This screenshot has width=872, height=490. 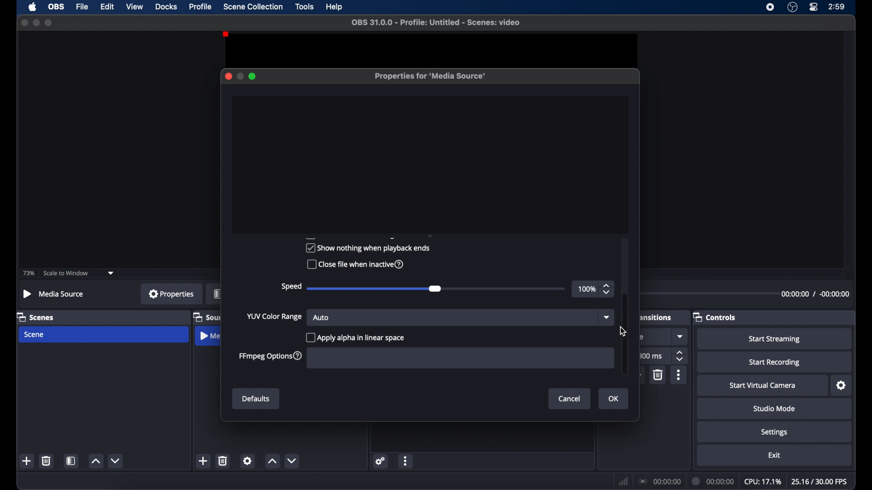 I want to click on slider, so click(x=436, y=289).